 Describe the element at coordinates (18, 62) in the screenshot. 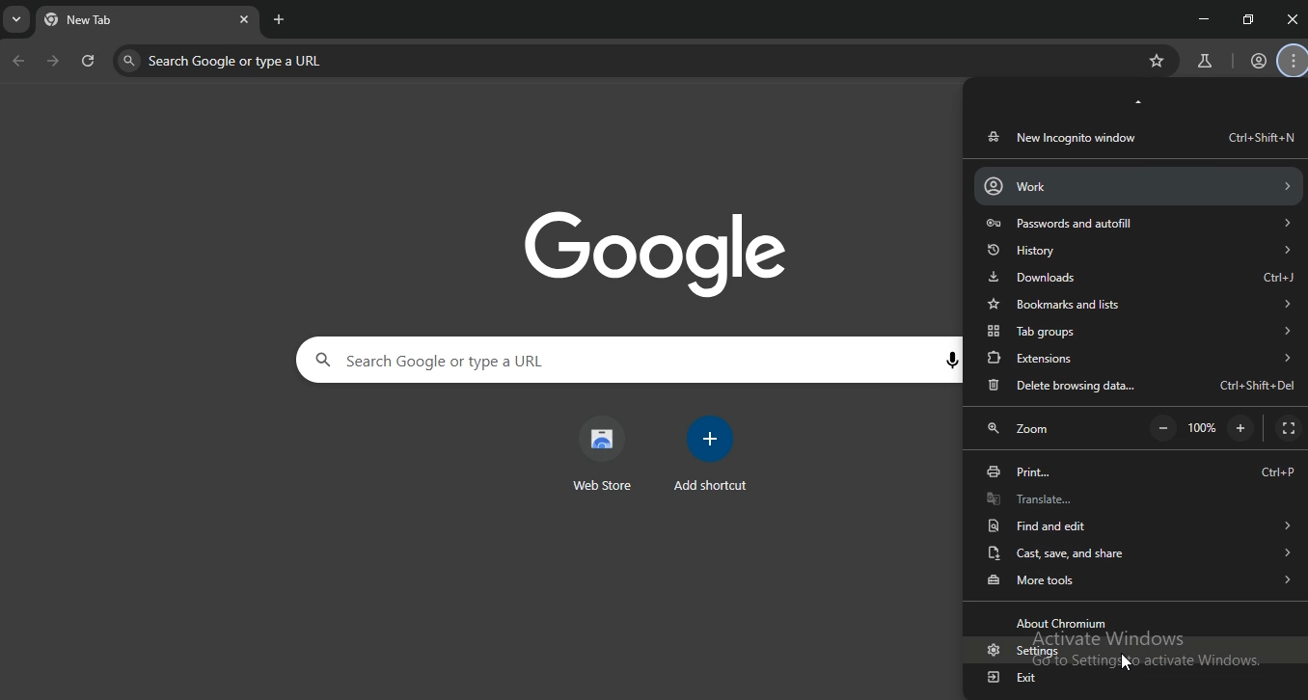

I see `click to go back` at that location.